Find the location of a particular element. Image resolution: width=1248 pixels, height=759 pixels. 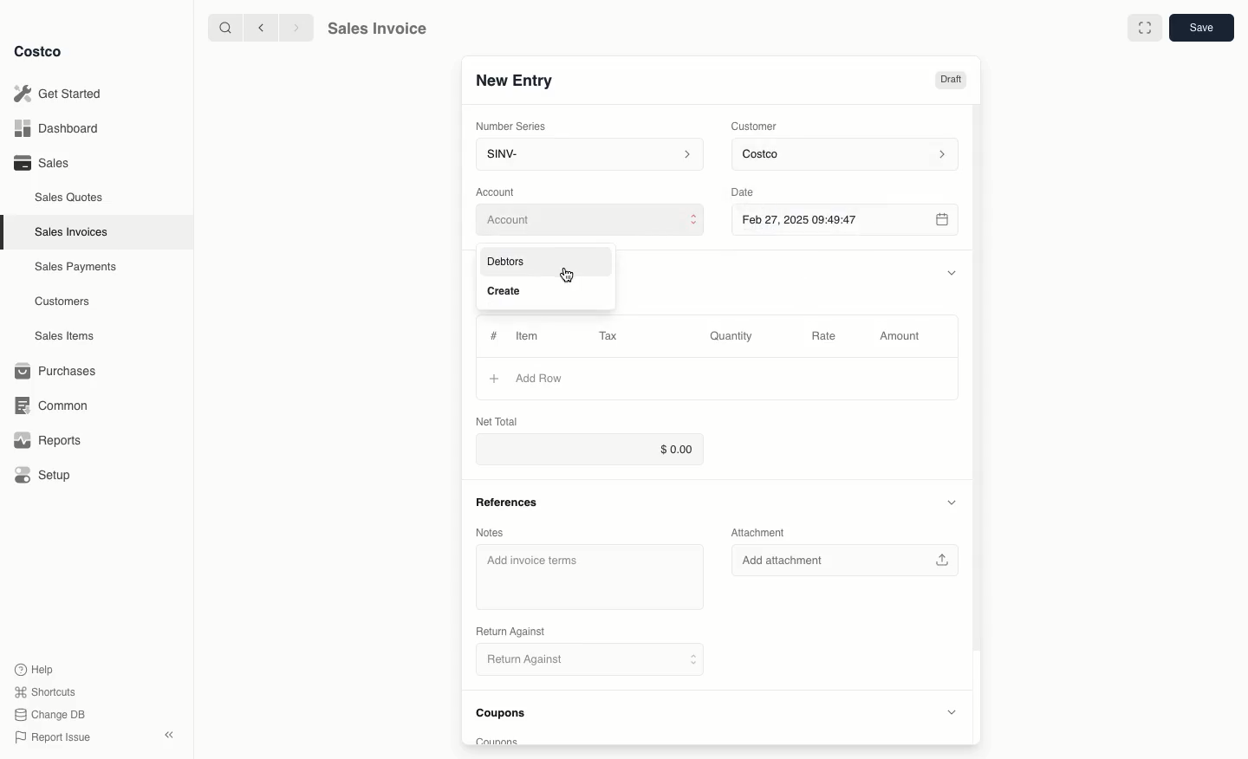

Debtors is located at coordinates (512, 262).